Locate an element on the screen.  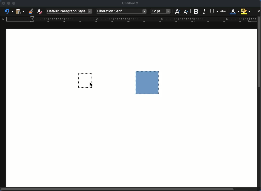
expand is located at coordinates (258, 11).